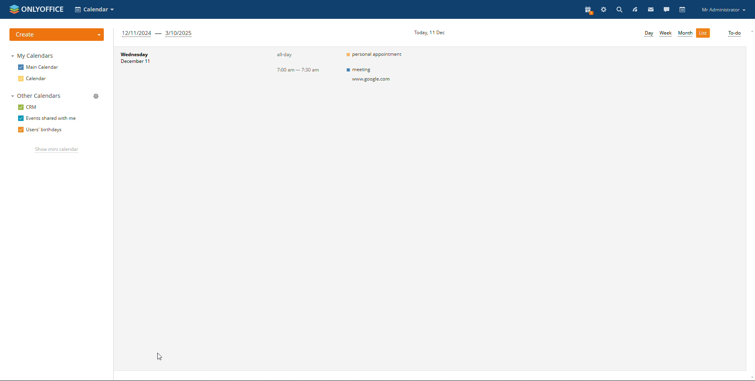  I want to click on profile, so click(722, 9).